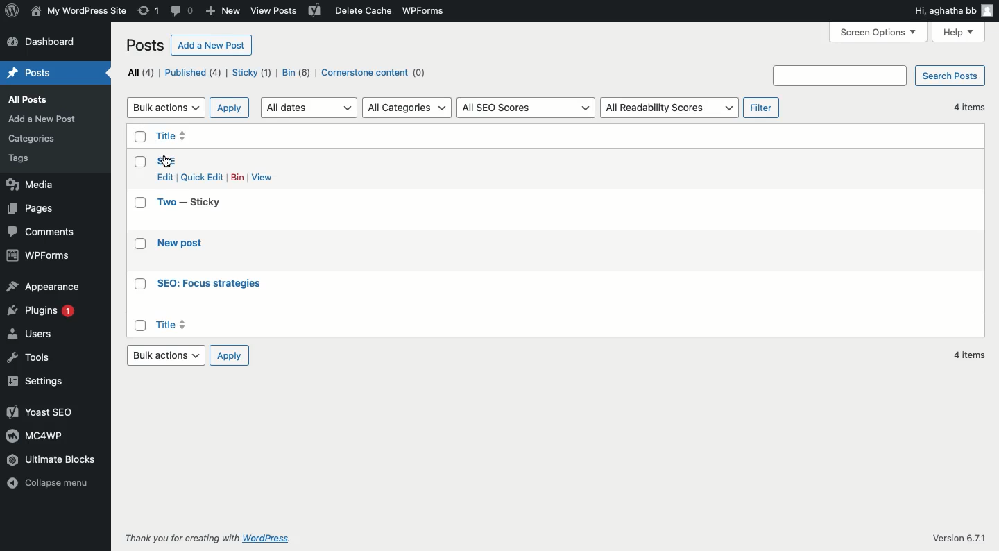 Image resolution: width=999 pixels, height=551 pixels. Describe the element at coordinates (36, 256) in the screenshot. I see `WPForms` at that location.